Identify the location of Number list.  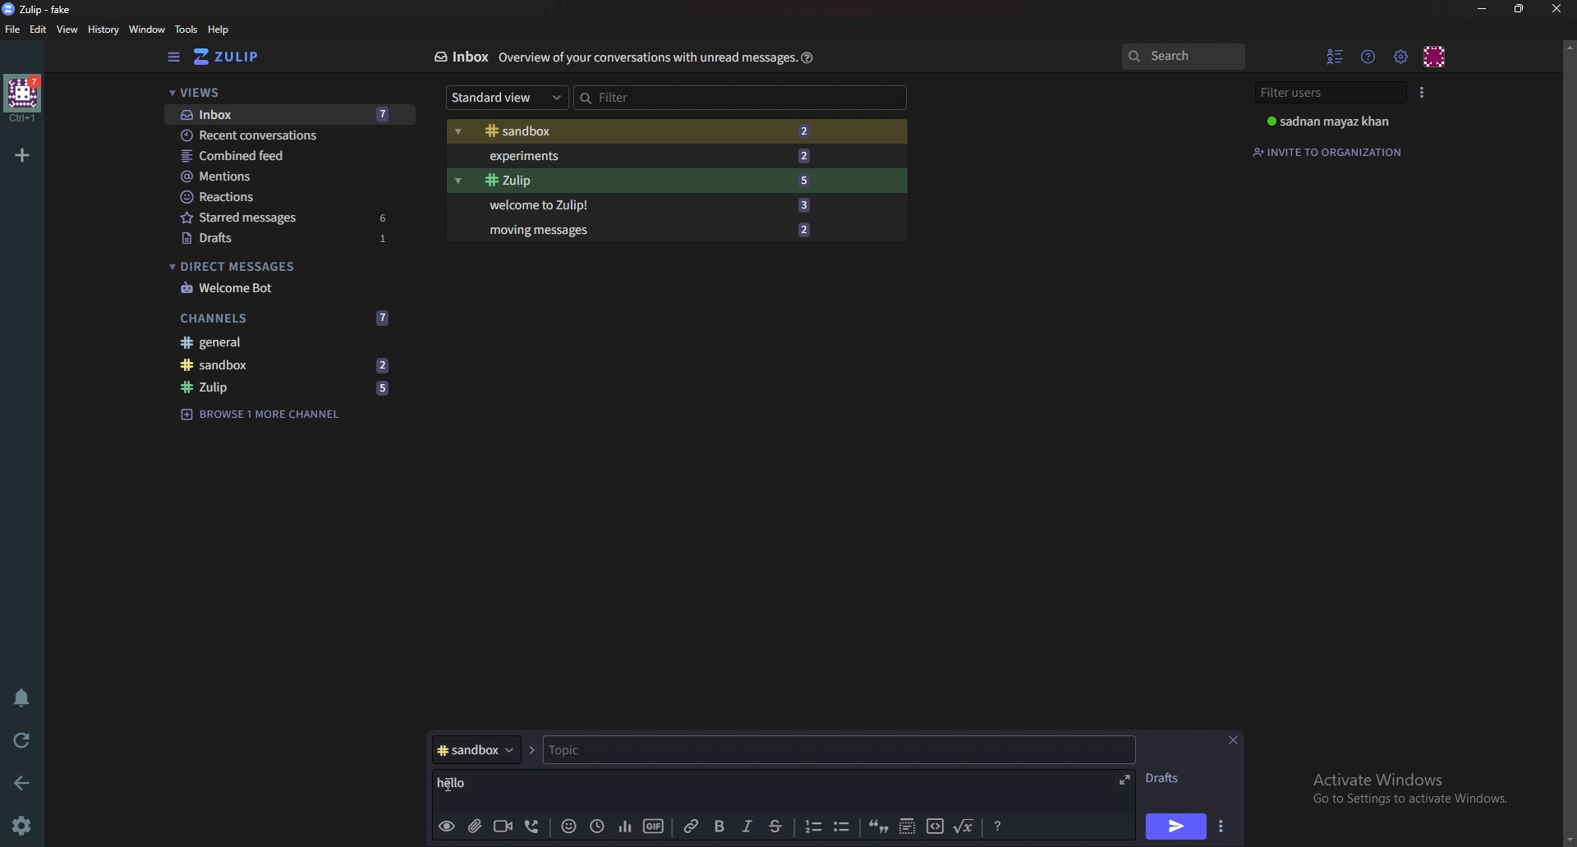
(811, 826).